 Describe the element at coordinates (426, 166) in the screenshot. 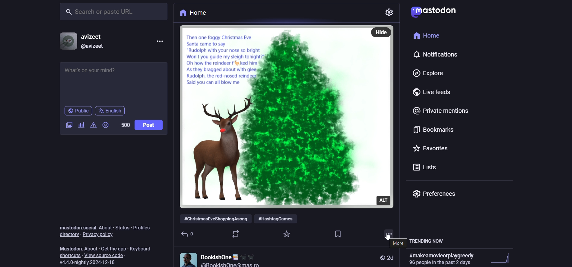

I see `lists` at that location.